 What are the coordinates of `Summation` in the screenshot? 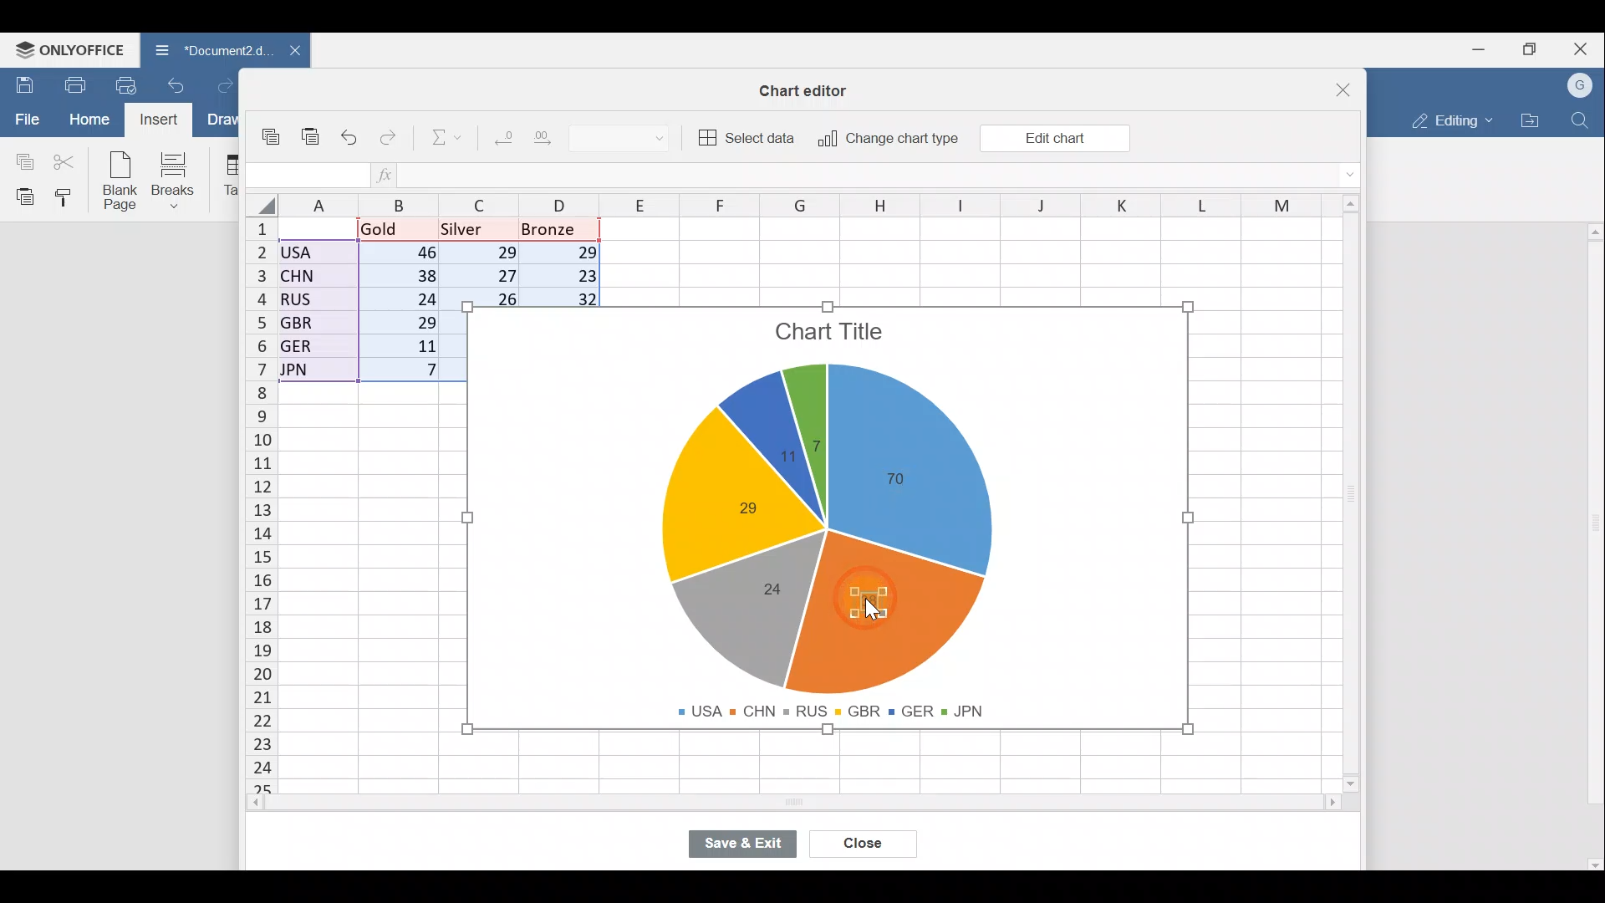 It's located at (448, 135).